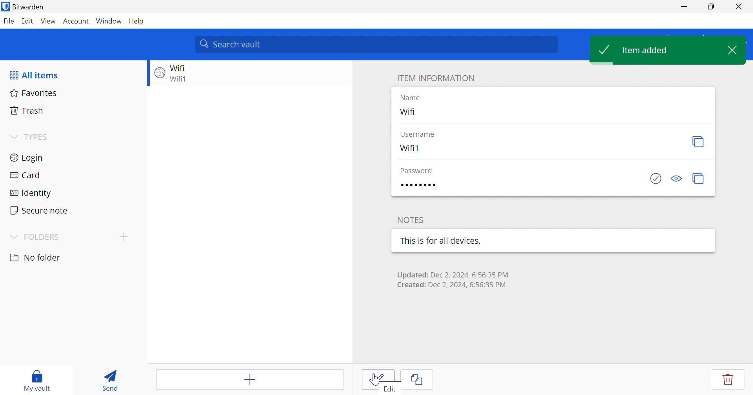 This screenshot has width=753, height=395. What do you see at coordinates (37, 377) in the screenshot?
I see `My vault` at bounding box center [37, 377].